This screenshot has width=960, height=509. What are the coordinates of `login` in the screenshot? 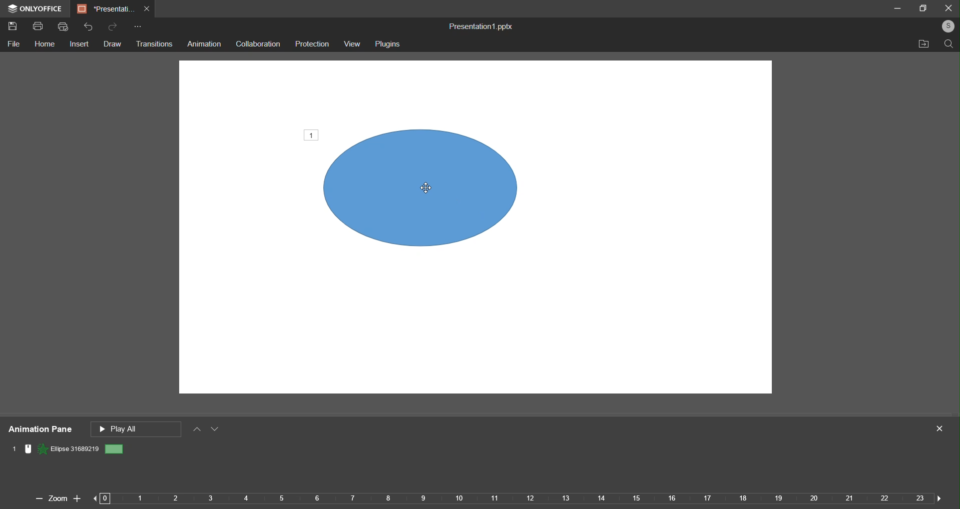 It's located at (947, 25).